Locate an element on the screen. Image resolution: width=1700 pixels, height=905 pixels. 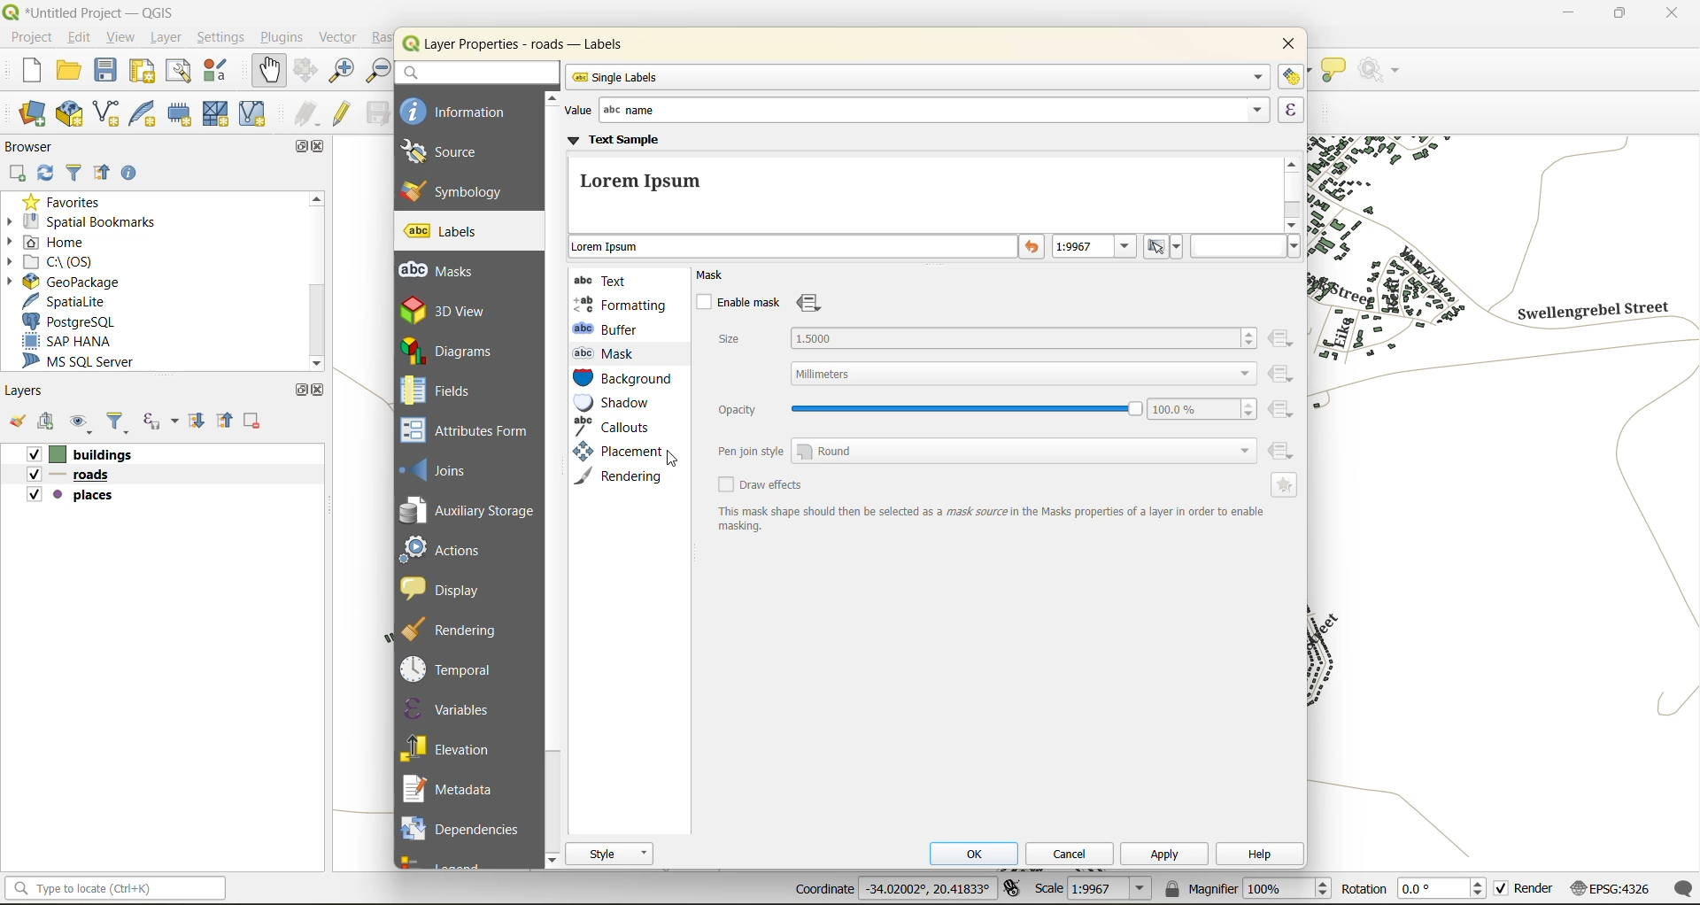
add is located at coordinates (19, 174).